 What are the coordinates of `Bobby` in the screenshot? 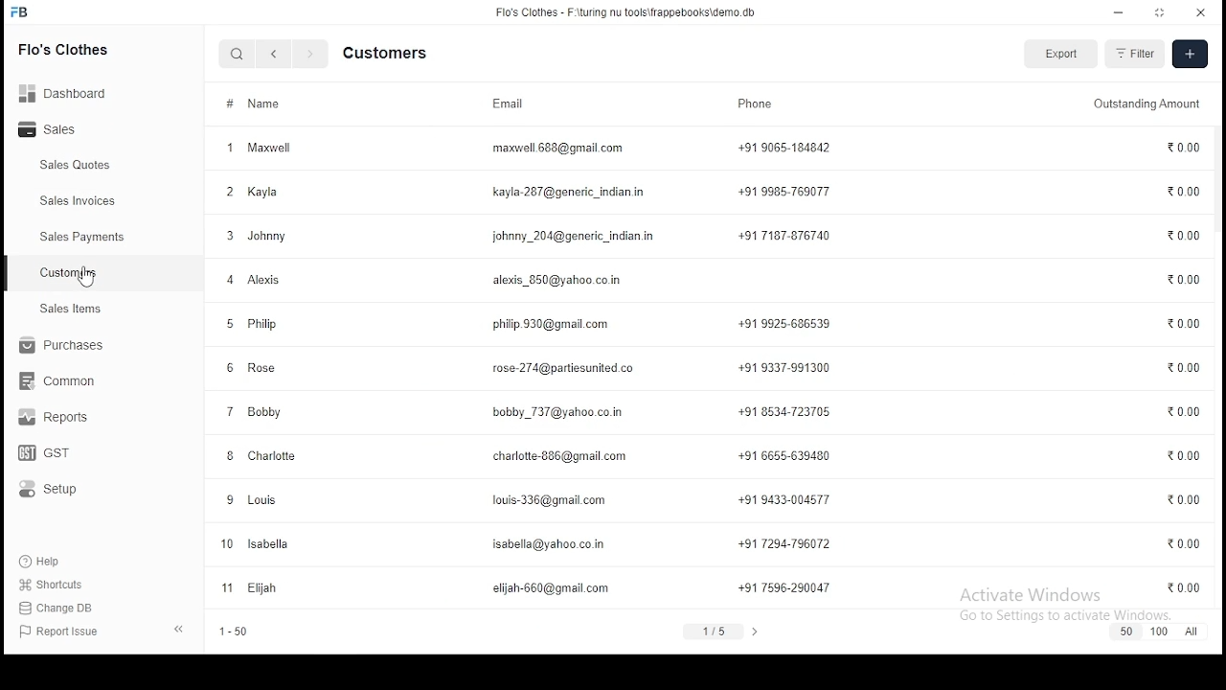 It's located at (264, 413).